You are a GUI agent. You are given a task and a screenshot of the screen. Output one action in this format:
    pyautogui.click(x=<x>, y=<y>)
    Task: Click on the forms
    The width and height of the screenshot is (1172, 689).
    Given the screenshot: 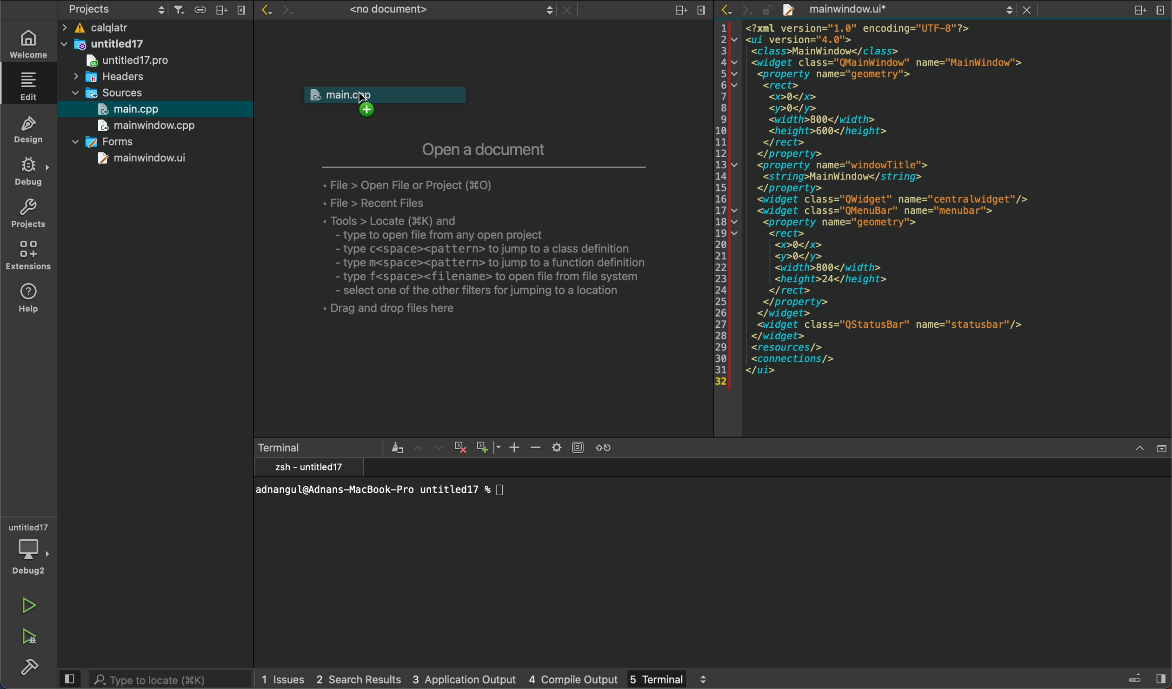 What is the action you would take?
    pyautogui.click(x=99, y=141)
    